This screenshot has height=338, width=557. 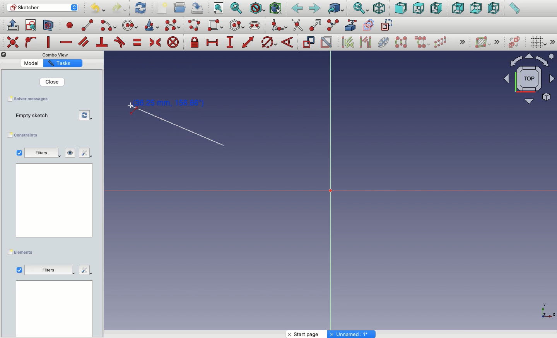 What do you see at coordinates (515, 42) in the screenshot?
I see `Switch virtual place` at bounding box center [515, 42].